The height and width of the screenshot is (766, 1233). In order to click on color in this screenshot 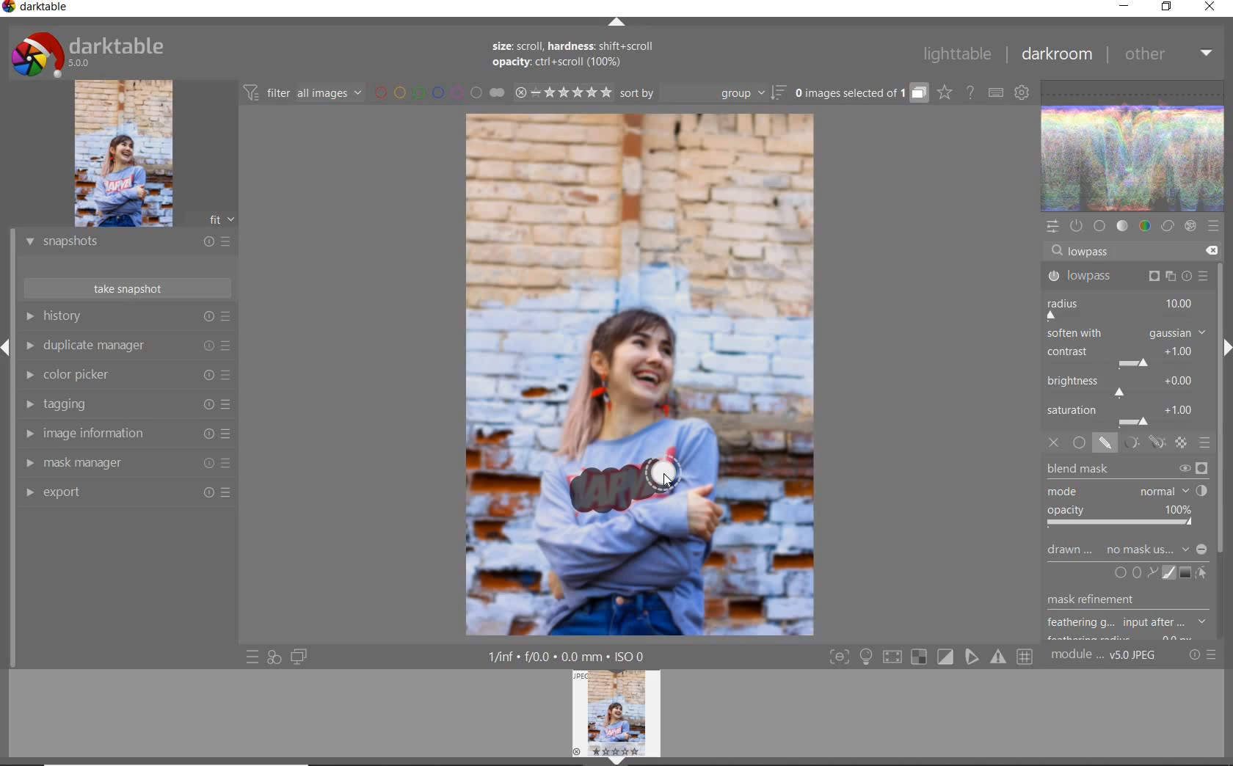, I will do `click(1144, 227)`.